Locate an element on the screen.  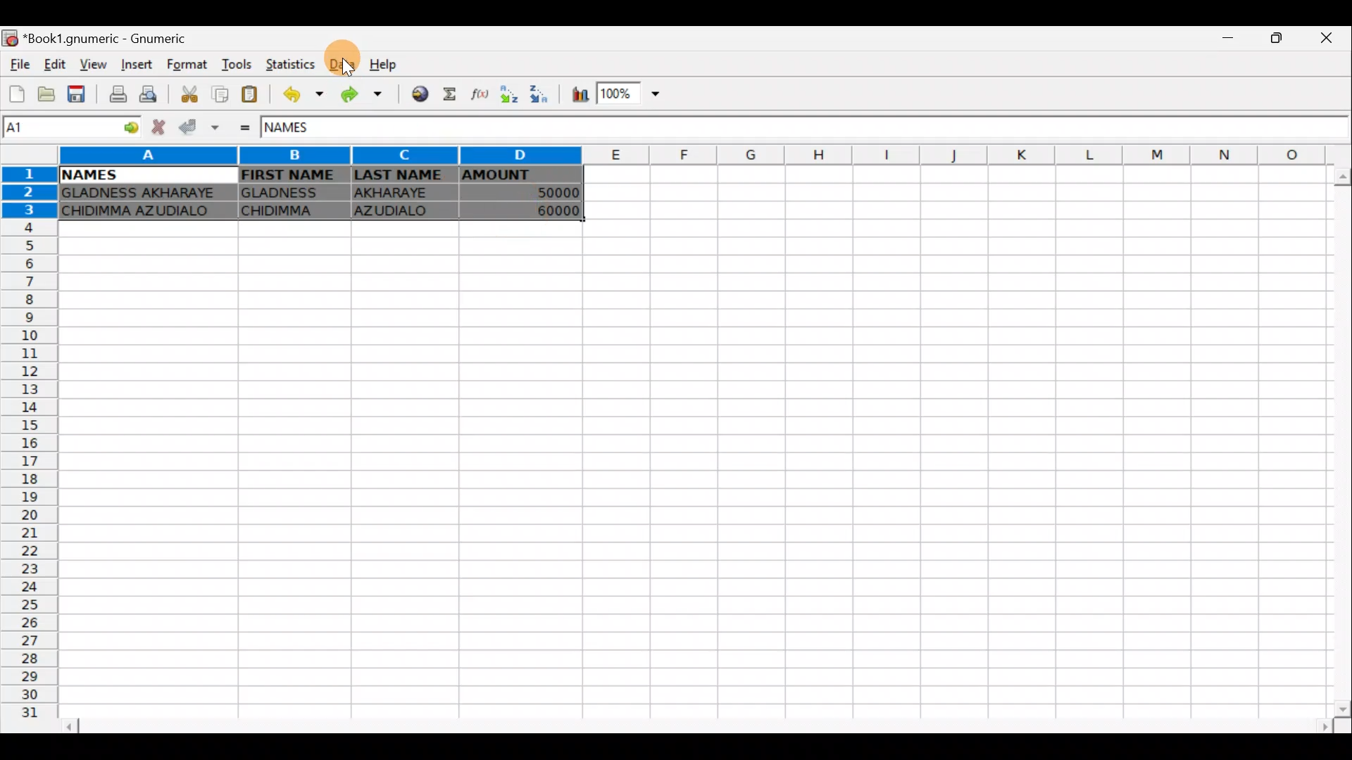
Accept change is located at coordinates (197, 127).